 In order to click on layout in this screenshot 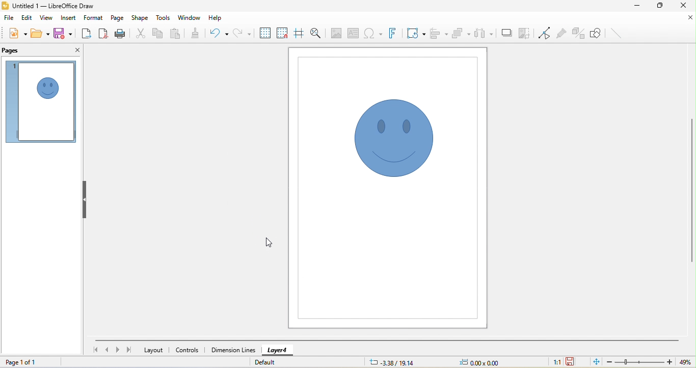, I will do `click(154, 351)`.